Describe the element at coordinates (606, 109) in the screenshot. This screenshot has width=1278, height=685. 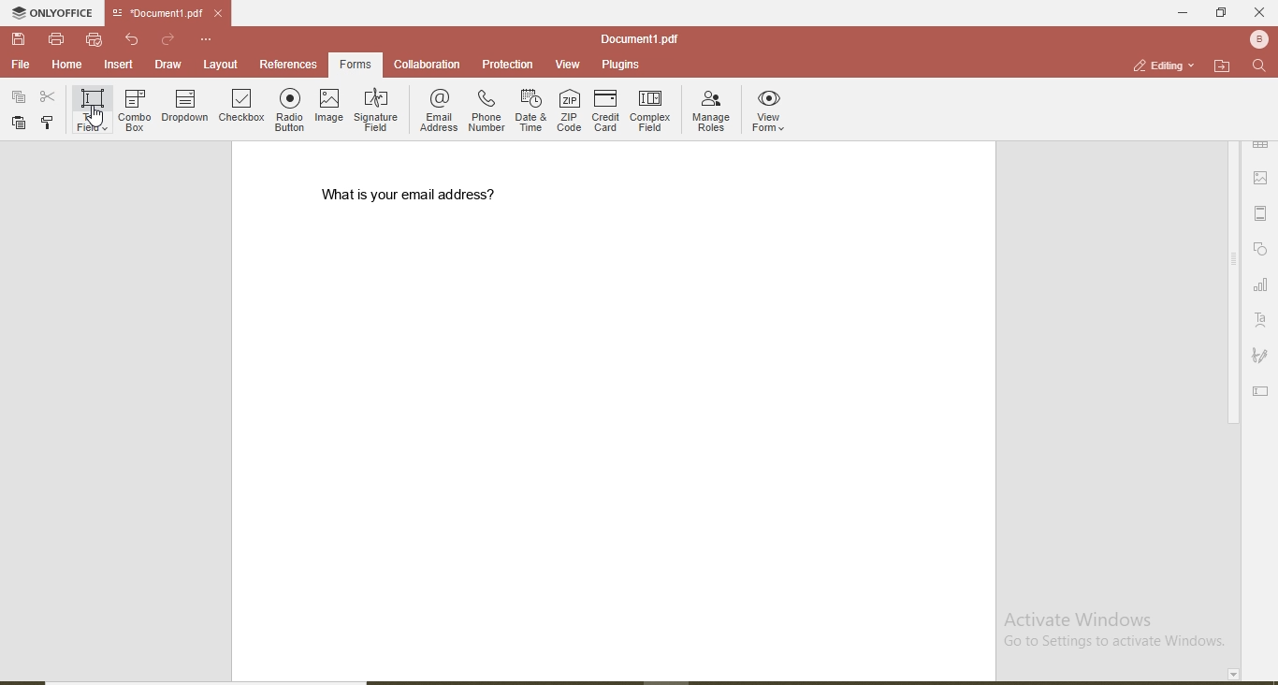
I see `credit card` at that location.